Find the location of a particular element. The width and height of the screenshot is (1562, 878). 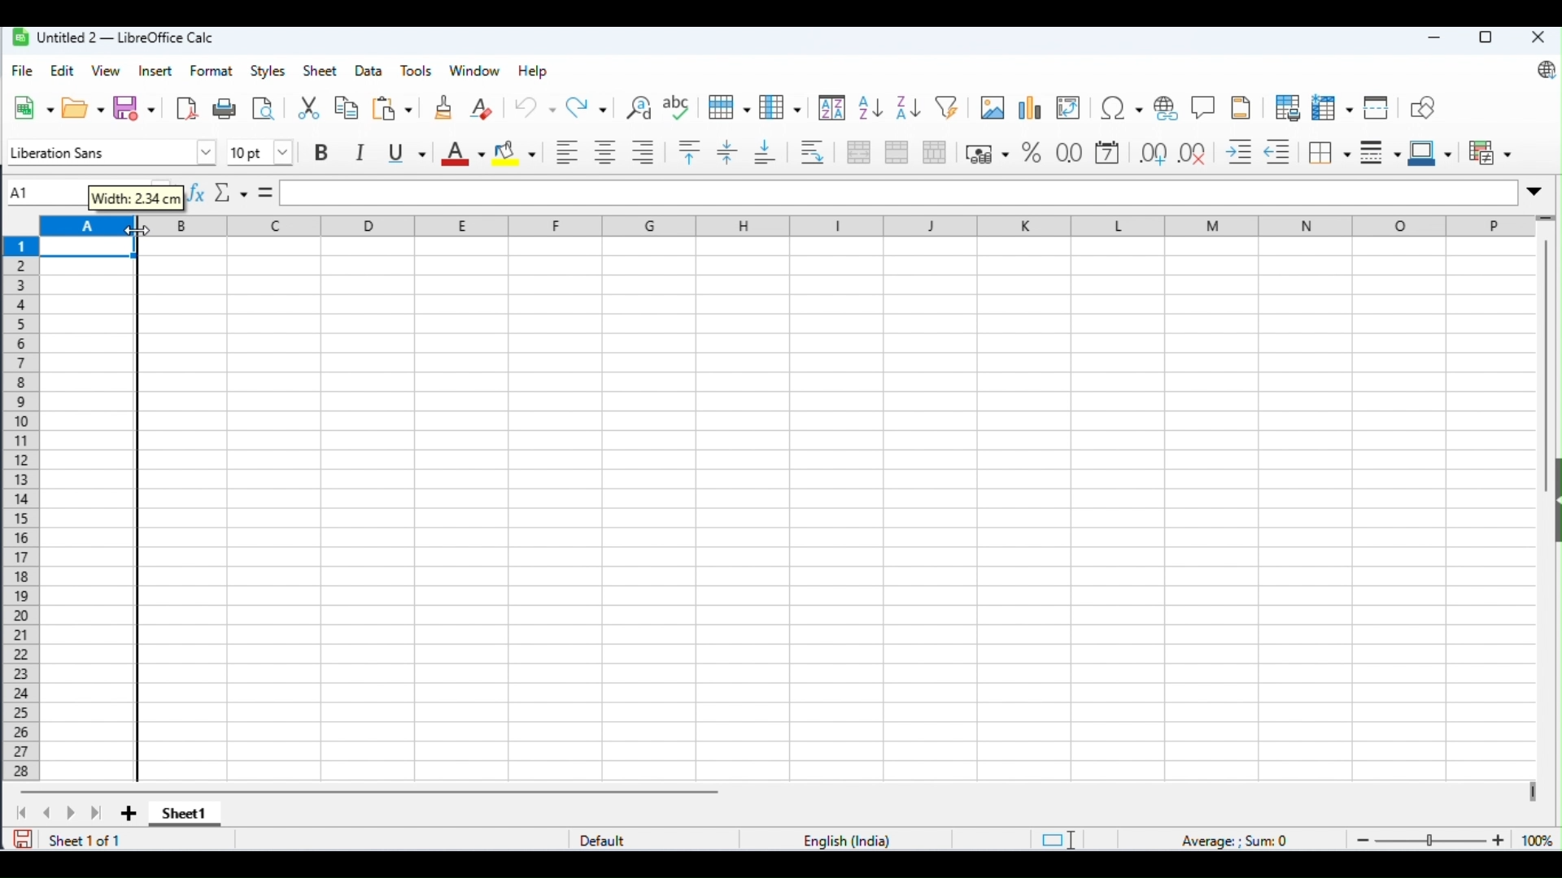

print is located at coordinates (226, 108).